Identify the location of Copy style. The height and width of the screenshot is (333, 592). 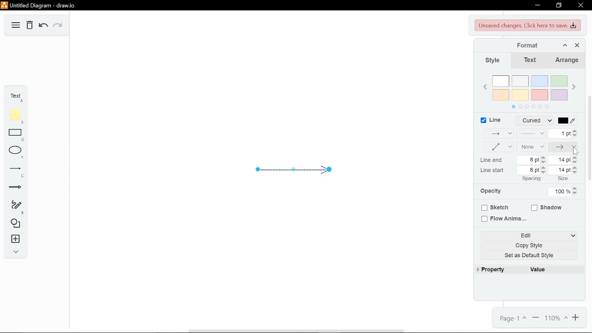
(528, 246).